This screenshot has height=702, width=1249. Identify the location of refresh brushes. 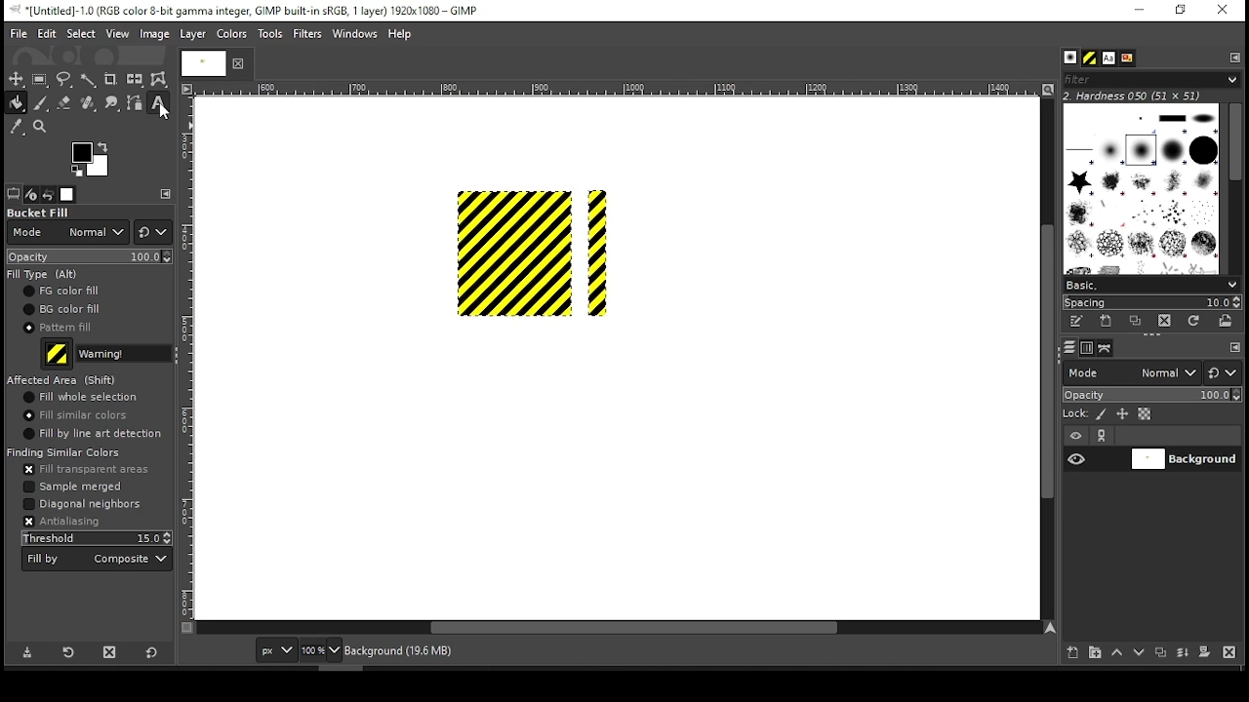
(1192, 323).